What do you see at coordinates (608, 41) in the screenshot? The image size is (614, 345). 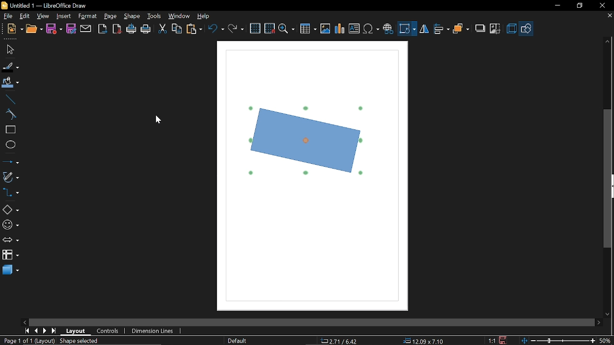 I see `Move up` at bounding box center [608, 41].